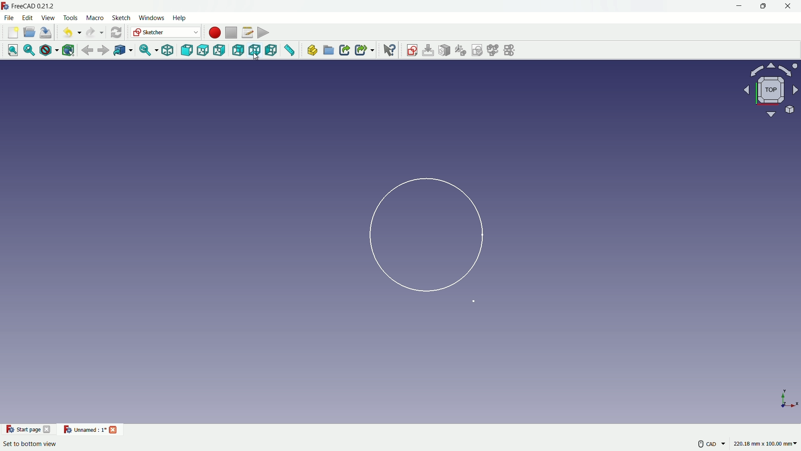 Image resolution: width=801 pixels, height=451 pixels. Describe the element at coordinates (94, 32) in the screenshot. I see `redo` at that location.